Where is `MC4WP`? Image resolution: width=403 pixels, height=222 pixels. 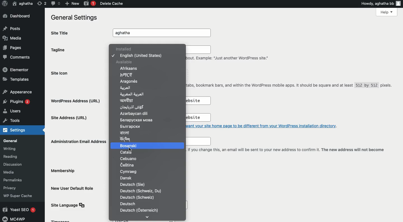
MC4WP is located at coordinates (16, 219).